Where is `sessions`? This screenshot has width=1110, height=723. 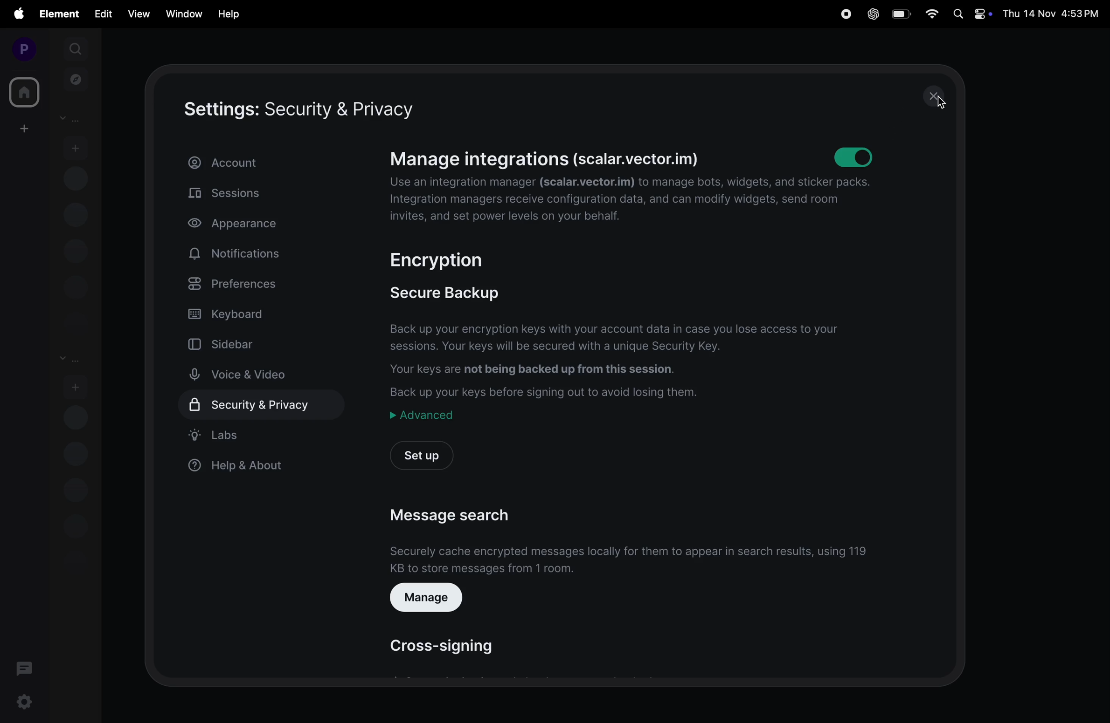
sessions is located at coordinates (225, 194).